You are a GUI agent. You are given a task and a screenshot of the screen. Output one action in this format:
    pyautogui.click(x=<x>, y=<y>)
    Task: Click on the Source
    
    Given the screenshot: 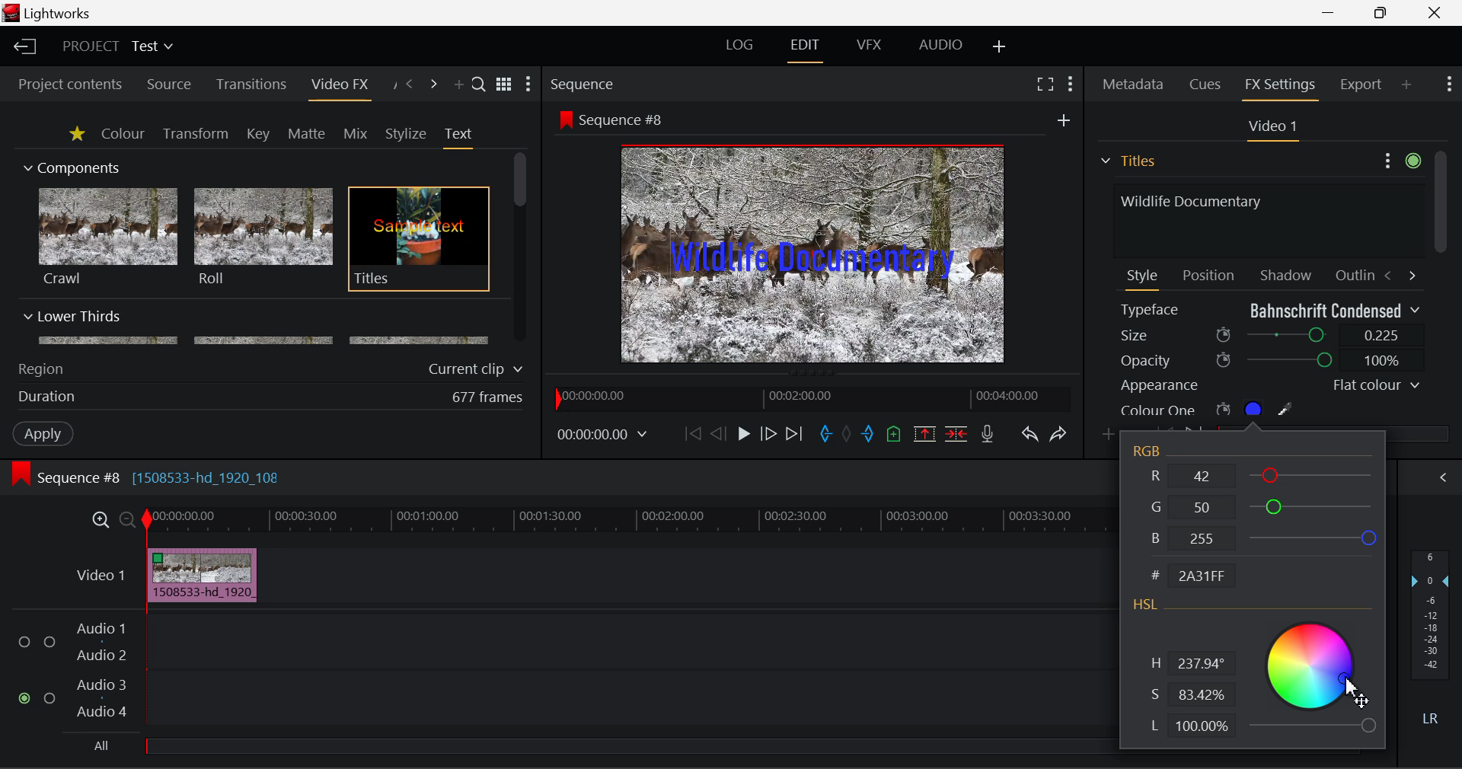 What is the action you would take?
    pyautogui.click(x=169, y=86)
    